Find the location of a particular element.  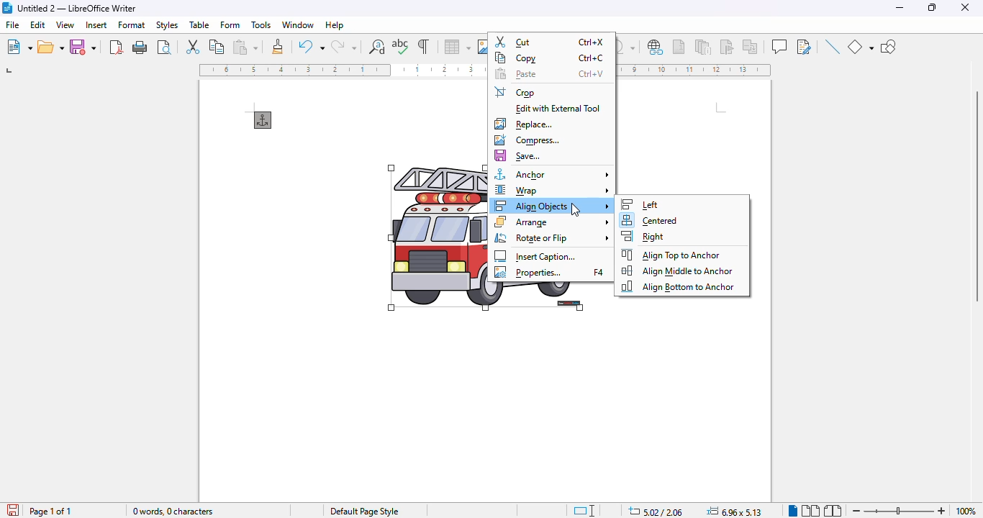

insert bookmark is located at coordinates (726, 47).